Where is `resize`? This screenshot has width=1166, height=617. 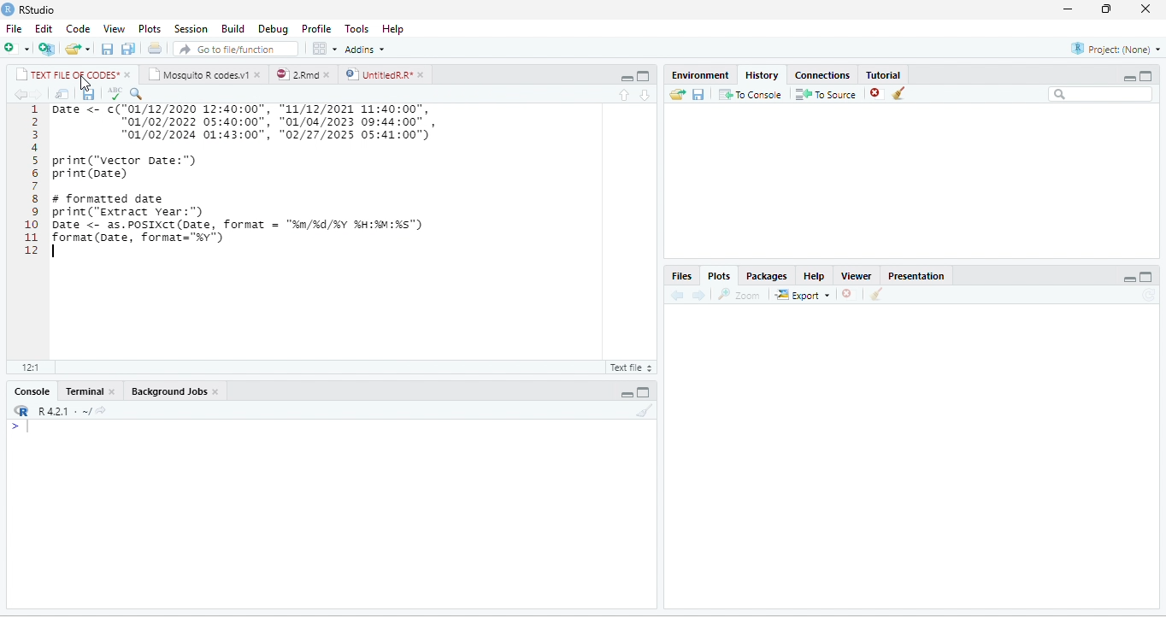
resize is located at coordinates (1106, 9).